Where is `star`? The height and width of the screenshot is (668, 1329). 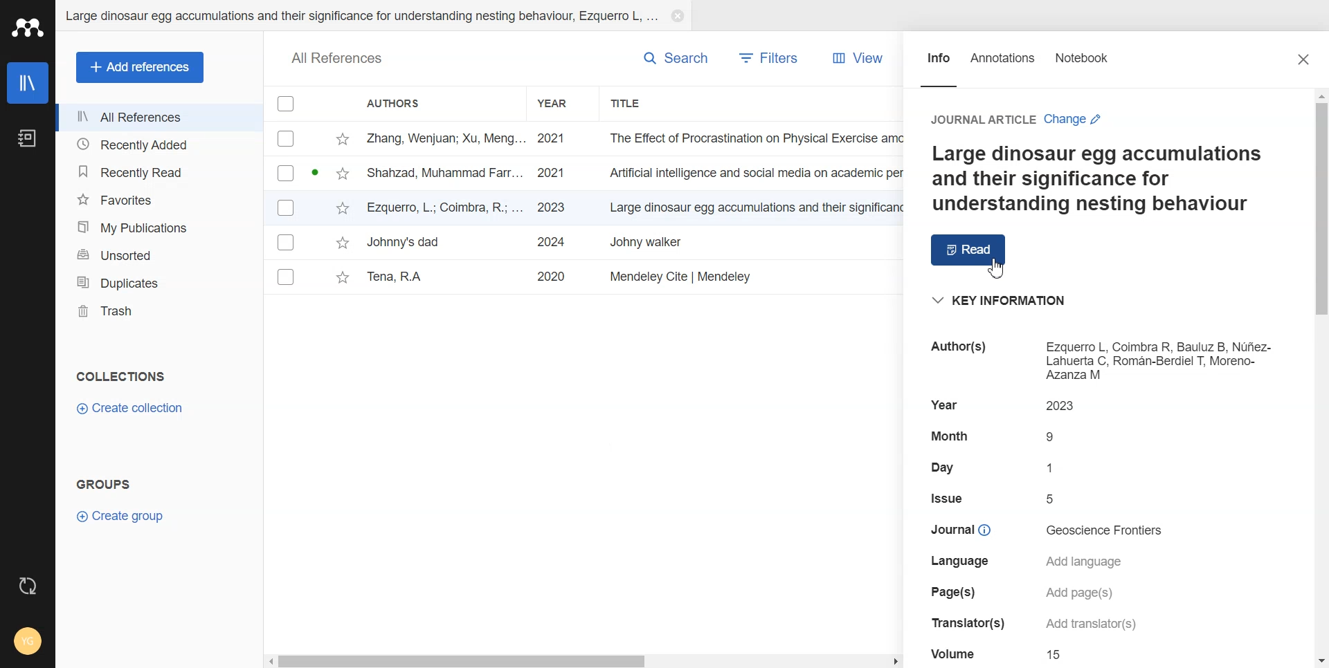
star is located at coordinates (344, 175).